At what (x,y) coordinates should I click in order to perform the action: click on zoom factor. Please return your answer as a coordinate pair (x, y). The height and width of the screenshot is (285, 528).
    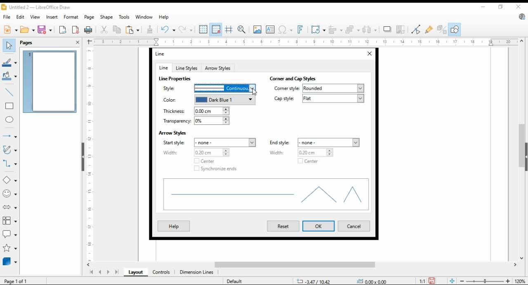
    Looking at the image, I should click on (521, 281).